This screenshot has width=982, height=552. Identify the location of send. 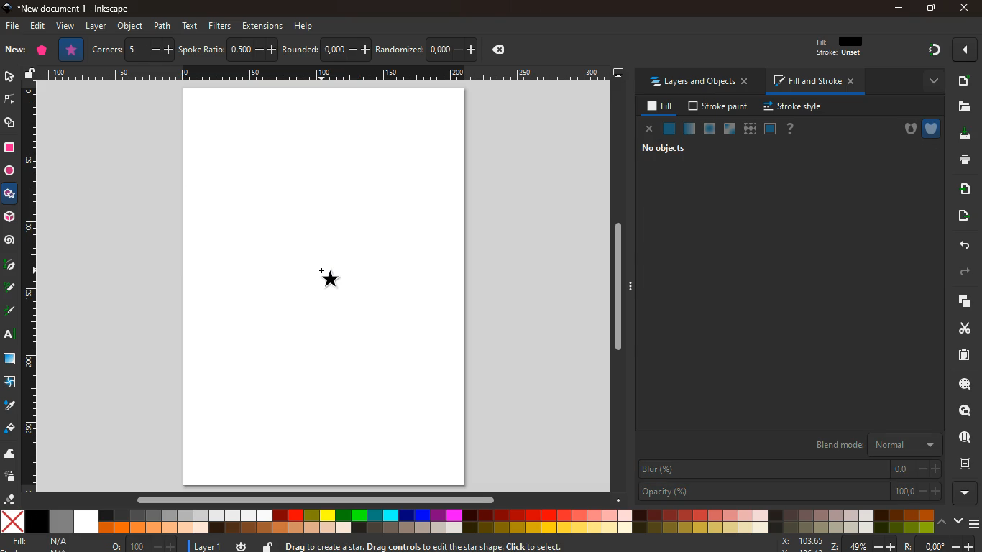
(964, 189).